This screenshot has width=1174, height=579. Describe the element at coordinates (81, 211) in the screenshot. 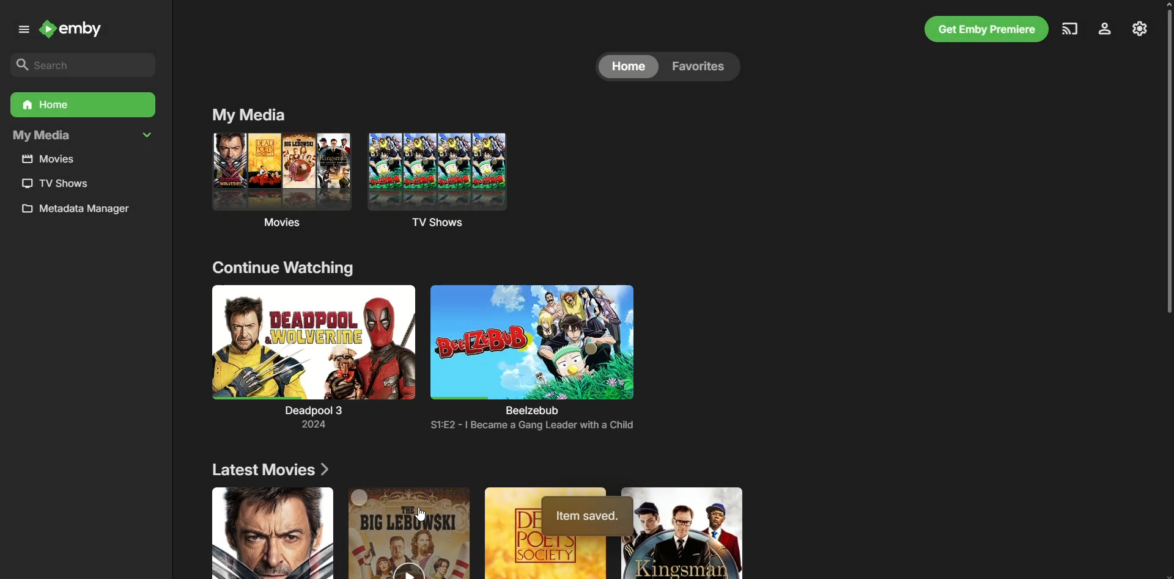

I see `Metadata manager` at that location.